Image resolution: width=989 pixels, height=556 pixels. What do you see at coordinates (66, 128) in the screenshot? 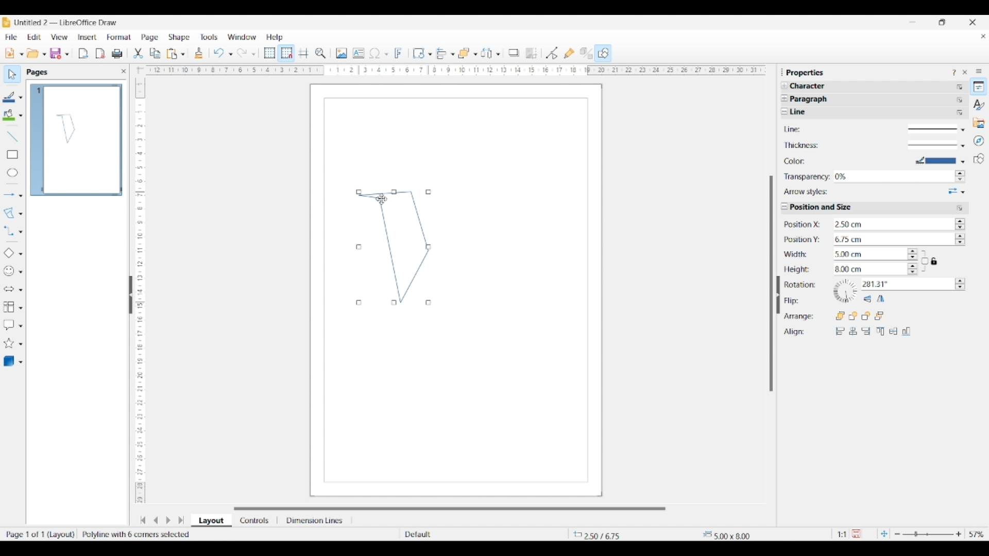
I see `Shape visible within the page` at bounding box center [66, 128].